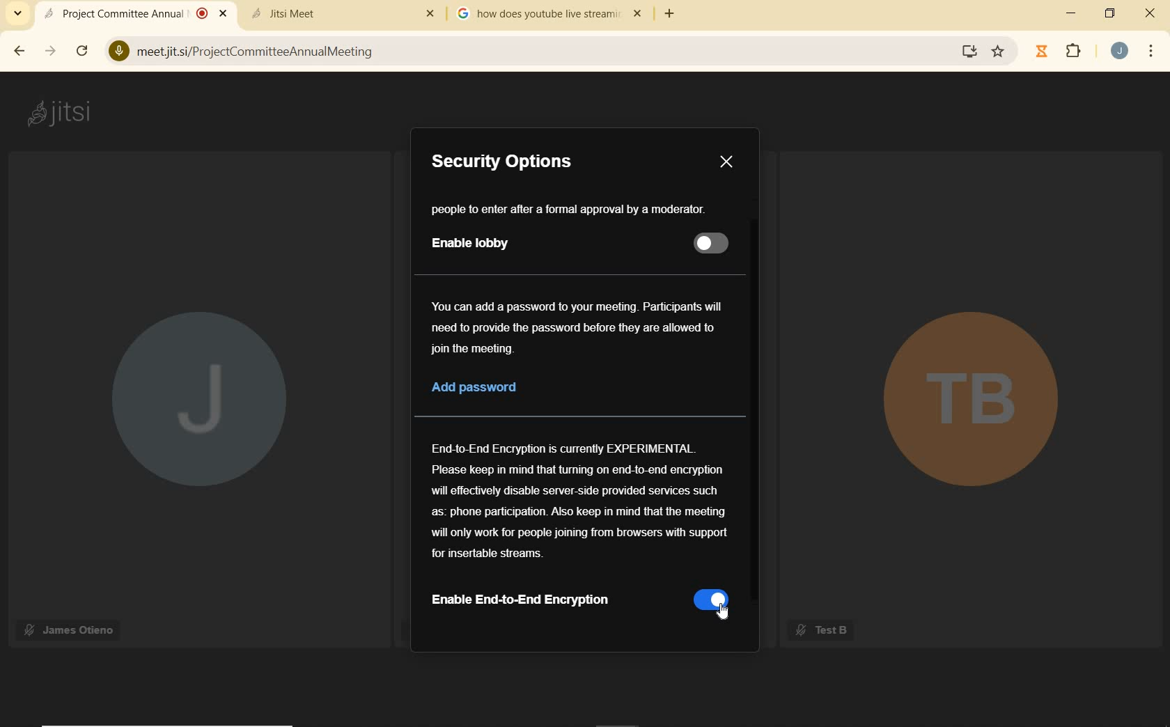  Describe the element at coordinates (345, 12) in the screenshot. I see `Jitsi Meet` at that location.